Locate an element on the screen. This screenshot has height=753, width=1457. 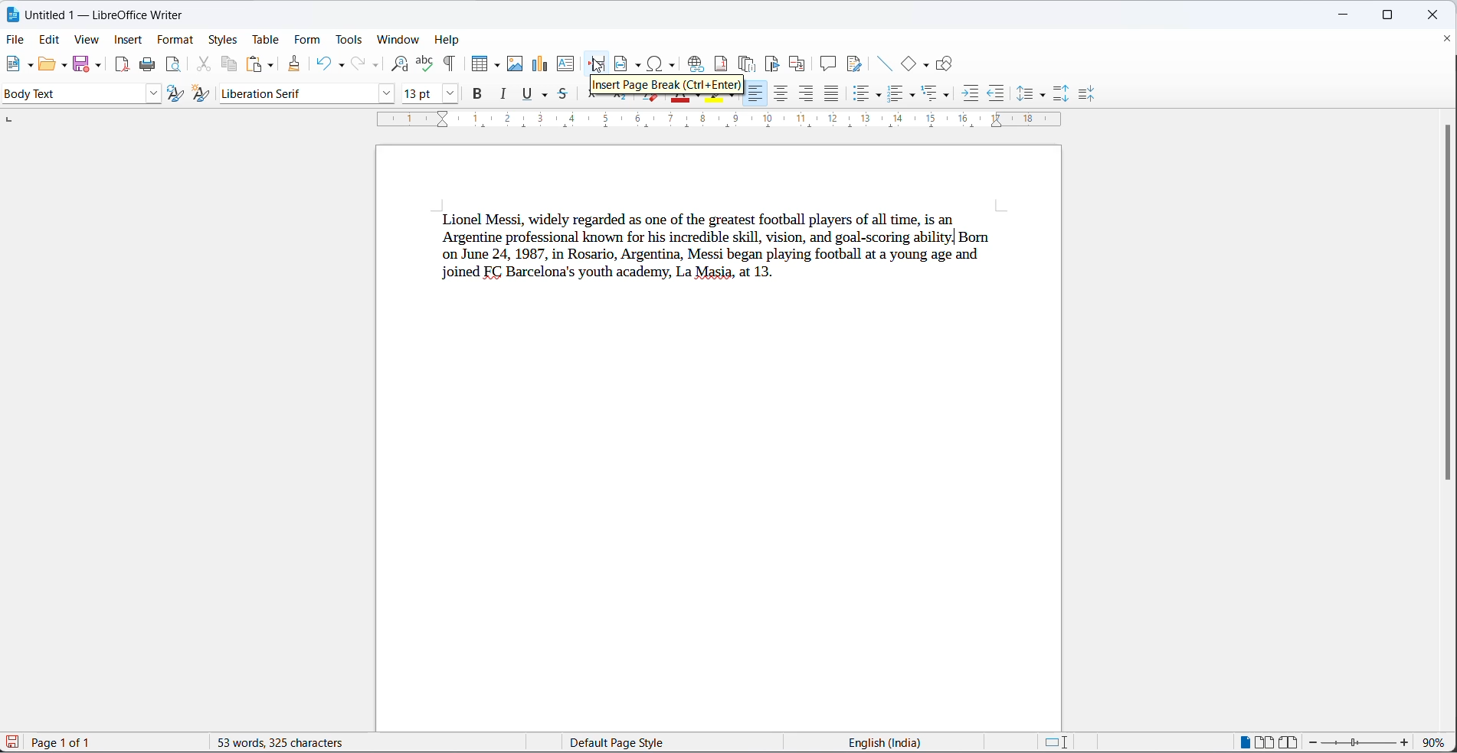
libreoffice logo is located at coordinates (11, 13).